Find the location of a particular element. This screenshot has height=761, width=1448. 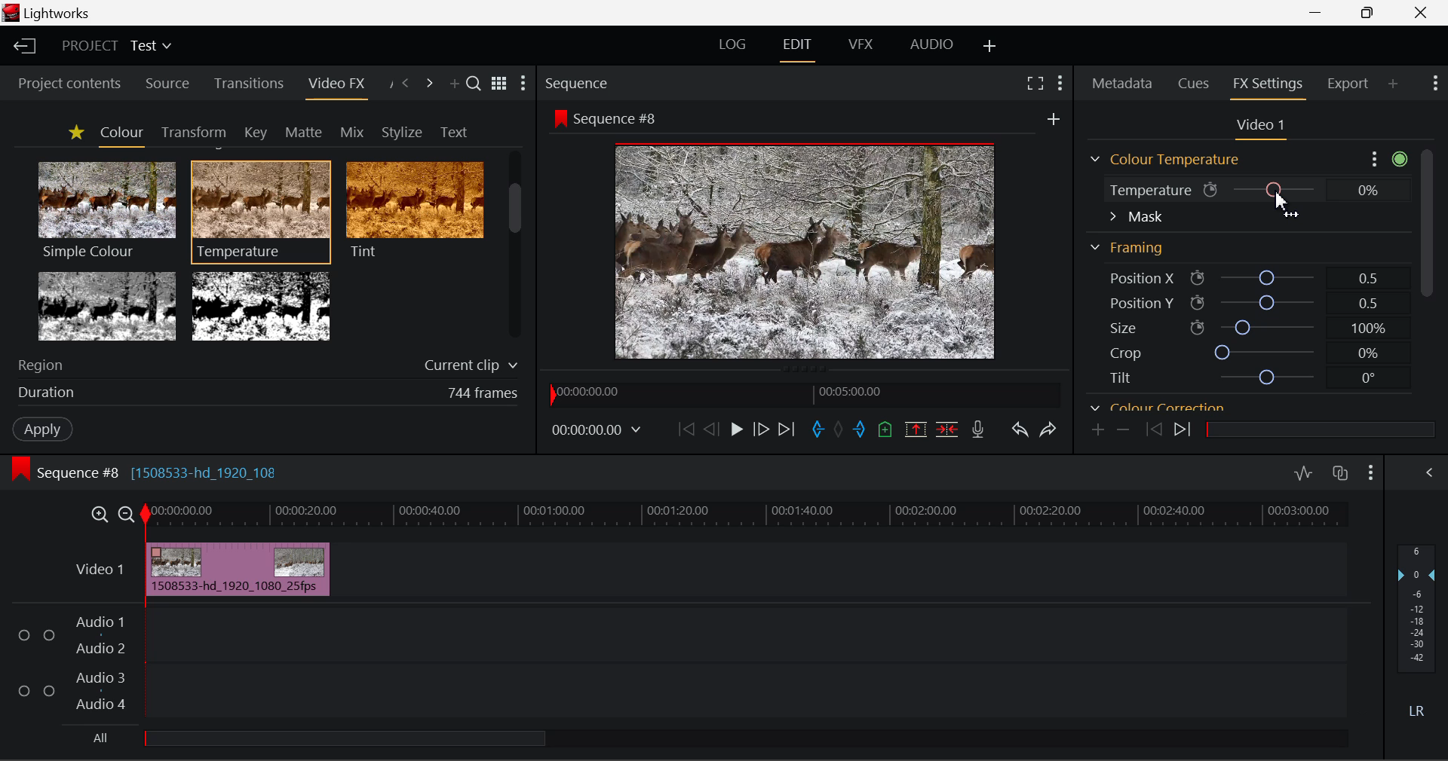

Toggle audio levels editing is located at coordinates (1302, 471).